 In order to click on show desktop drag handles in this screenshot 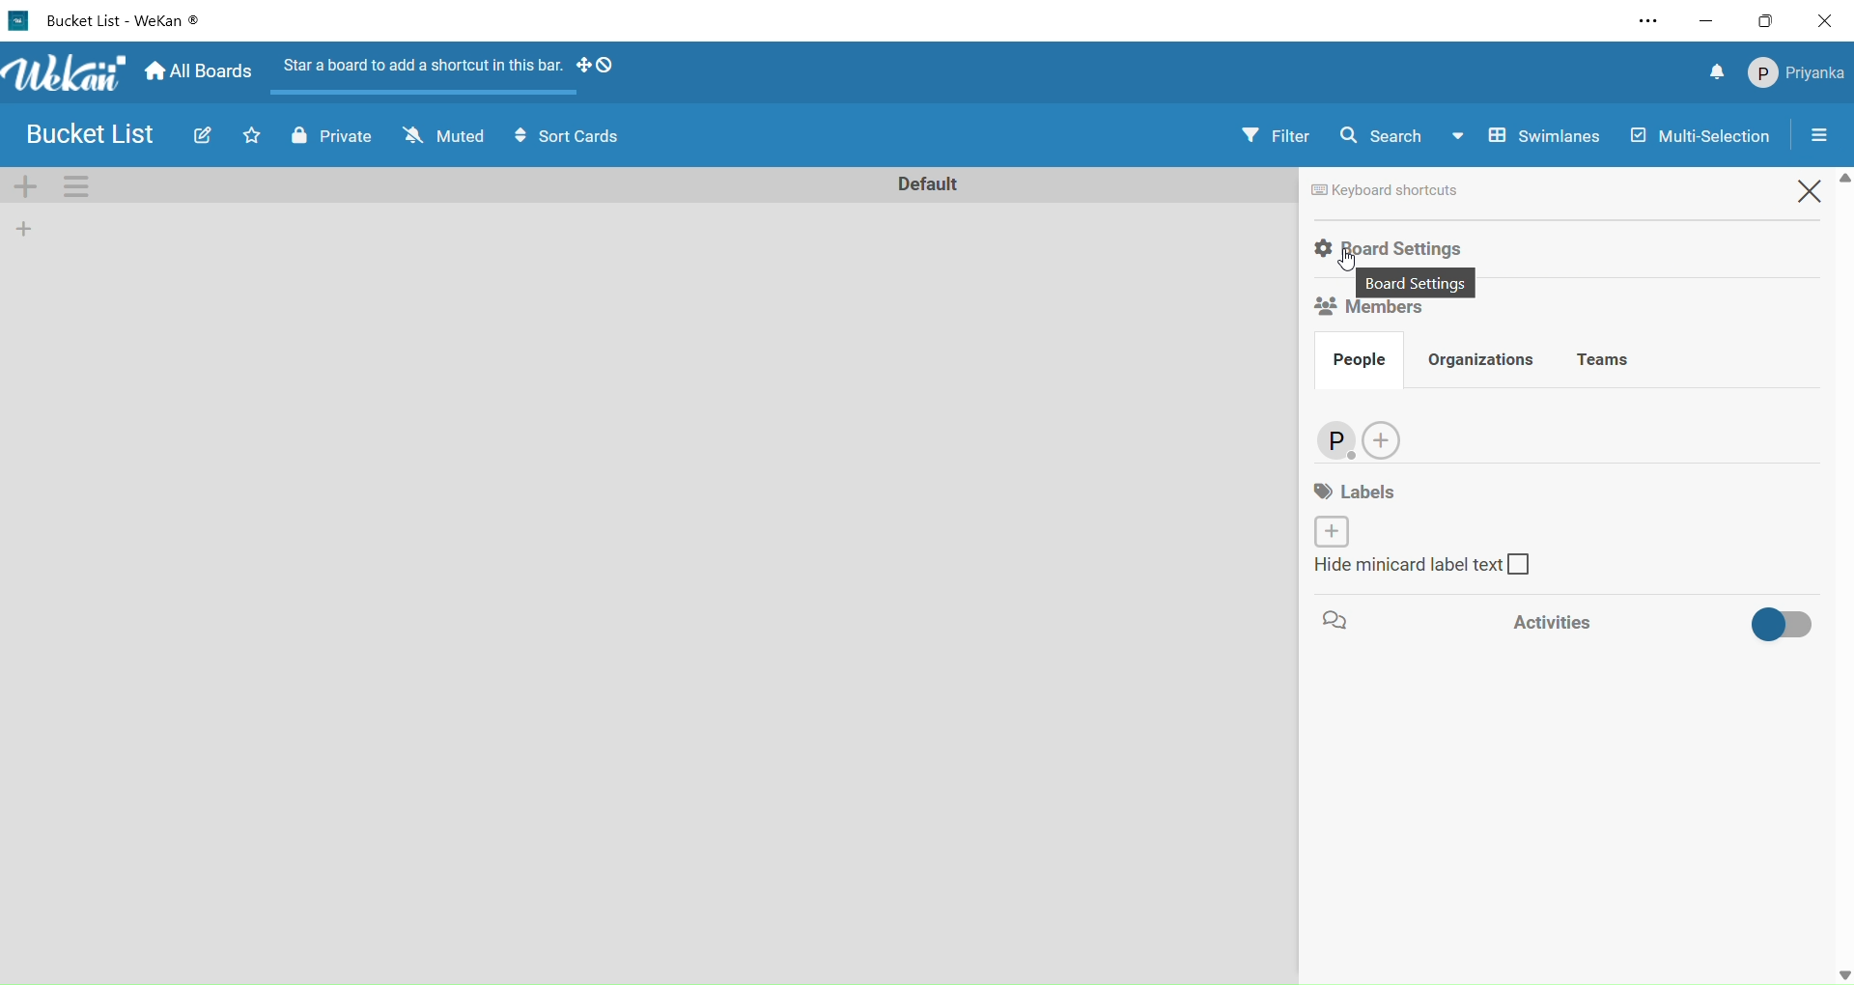, I will do `click(602, 66)`.